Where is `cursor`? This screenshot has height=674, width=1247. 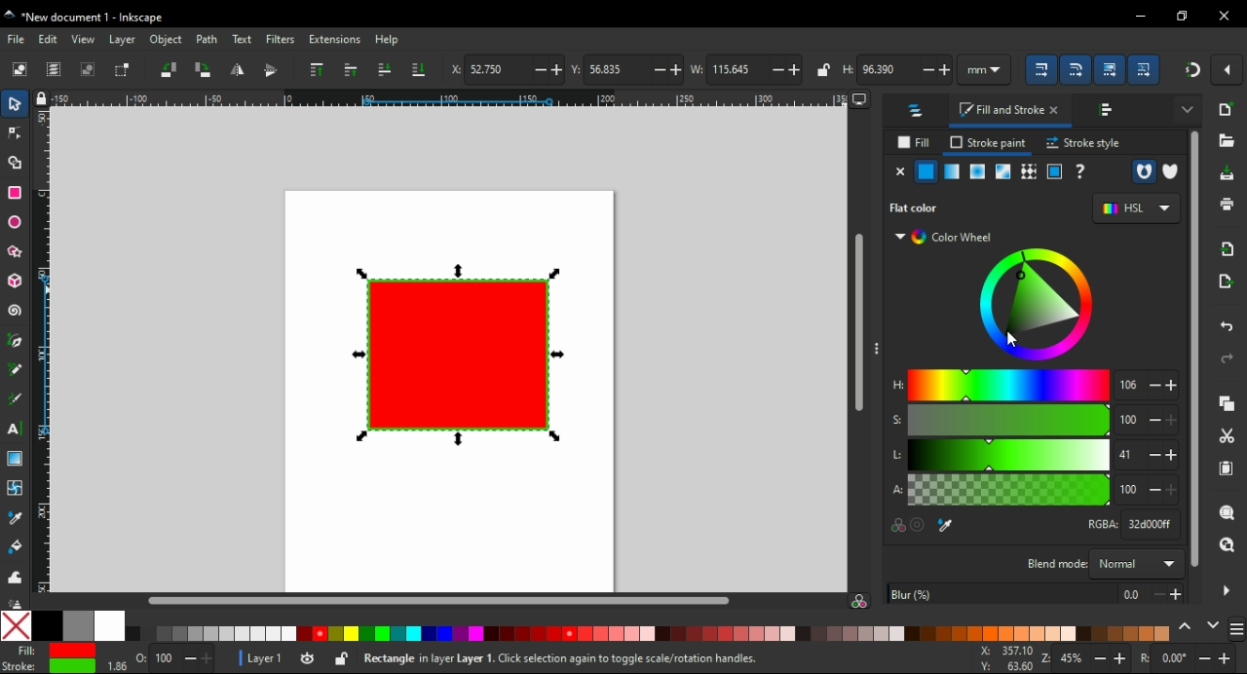
cursor is located at coordinates (1007, 340).